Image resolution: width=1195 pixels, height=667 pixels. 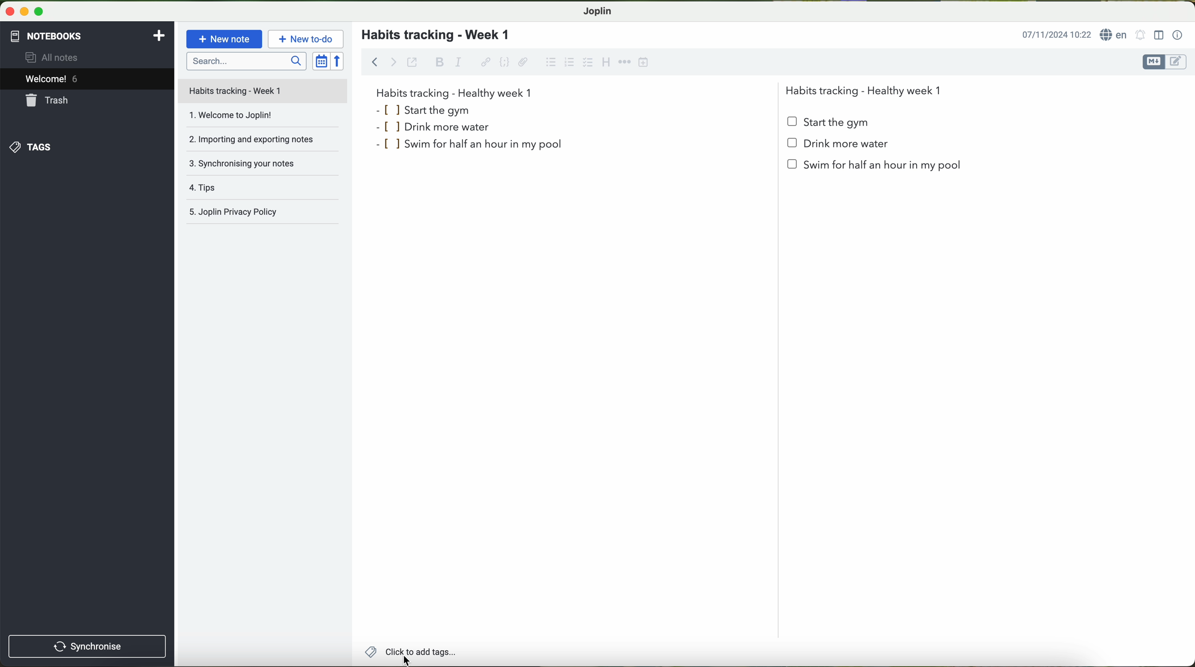 What do you see at coordinates (505, 62) in the screenshot?
I see `code` at bounding box center [505, 62].